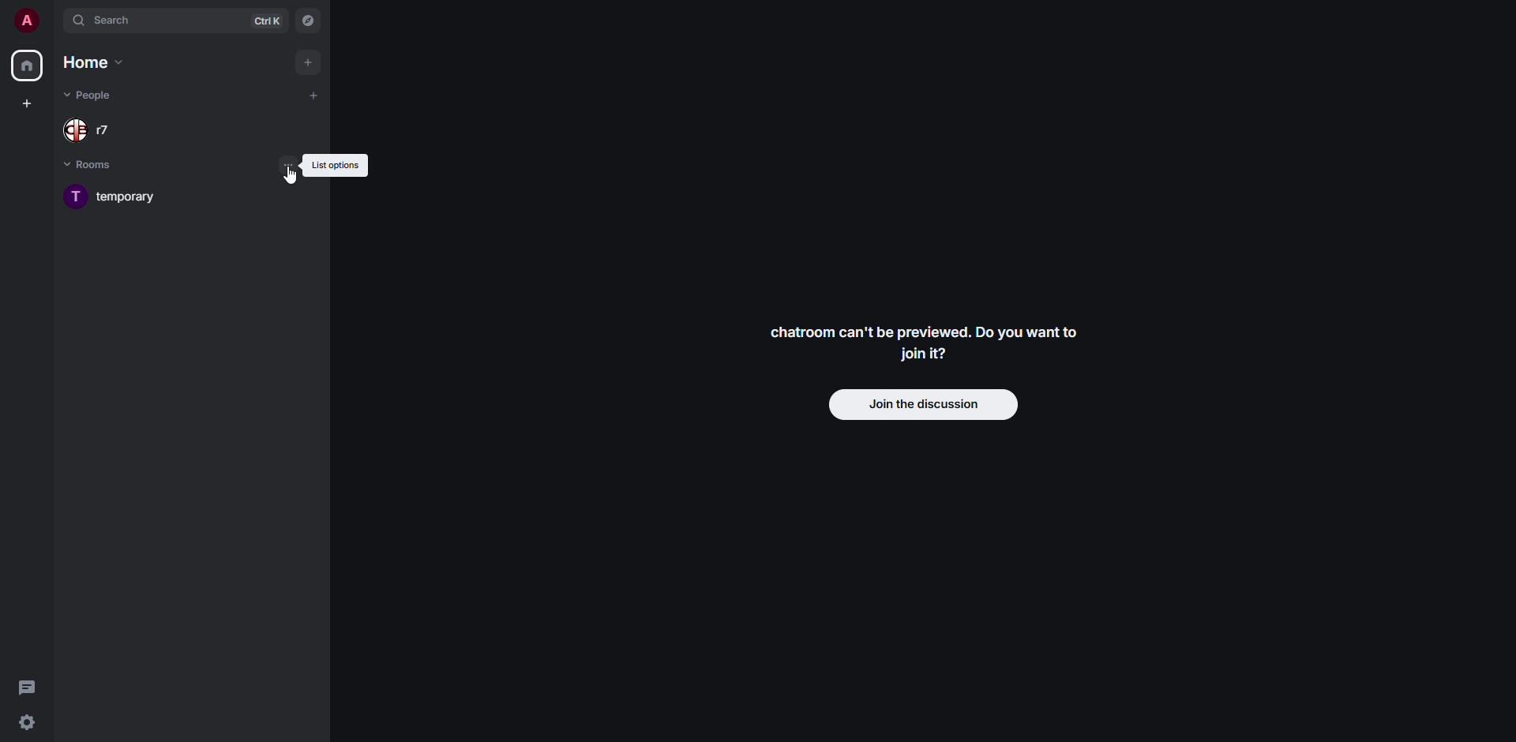  What do you see at coordinates (285, 186) in the screenshot?
I see `cursor` at bounding box center [285, 186].